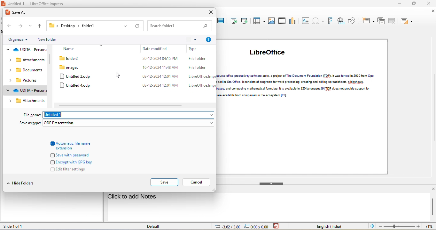  I want to click on cursor movement, so click(118, 75).